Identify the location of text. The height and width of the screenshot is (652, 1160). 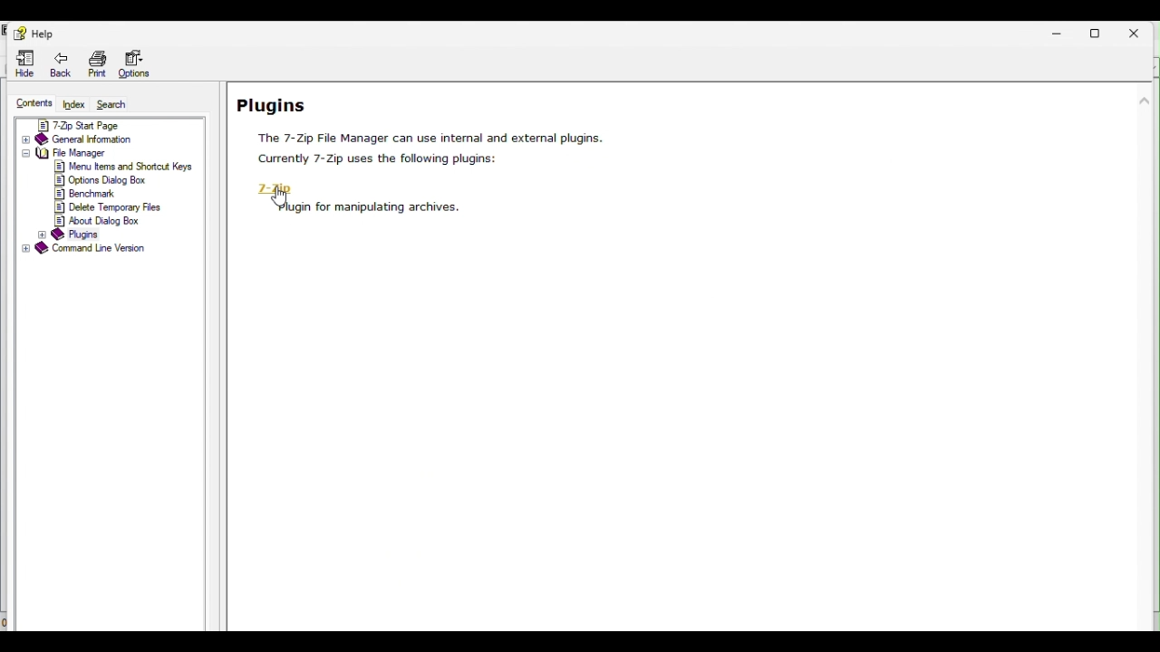
(380, 163).